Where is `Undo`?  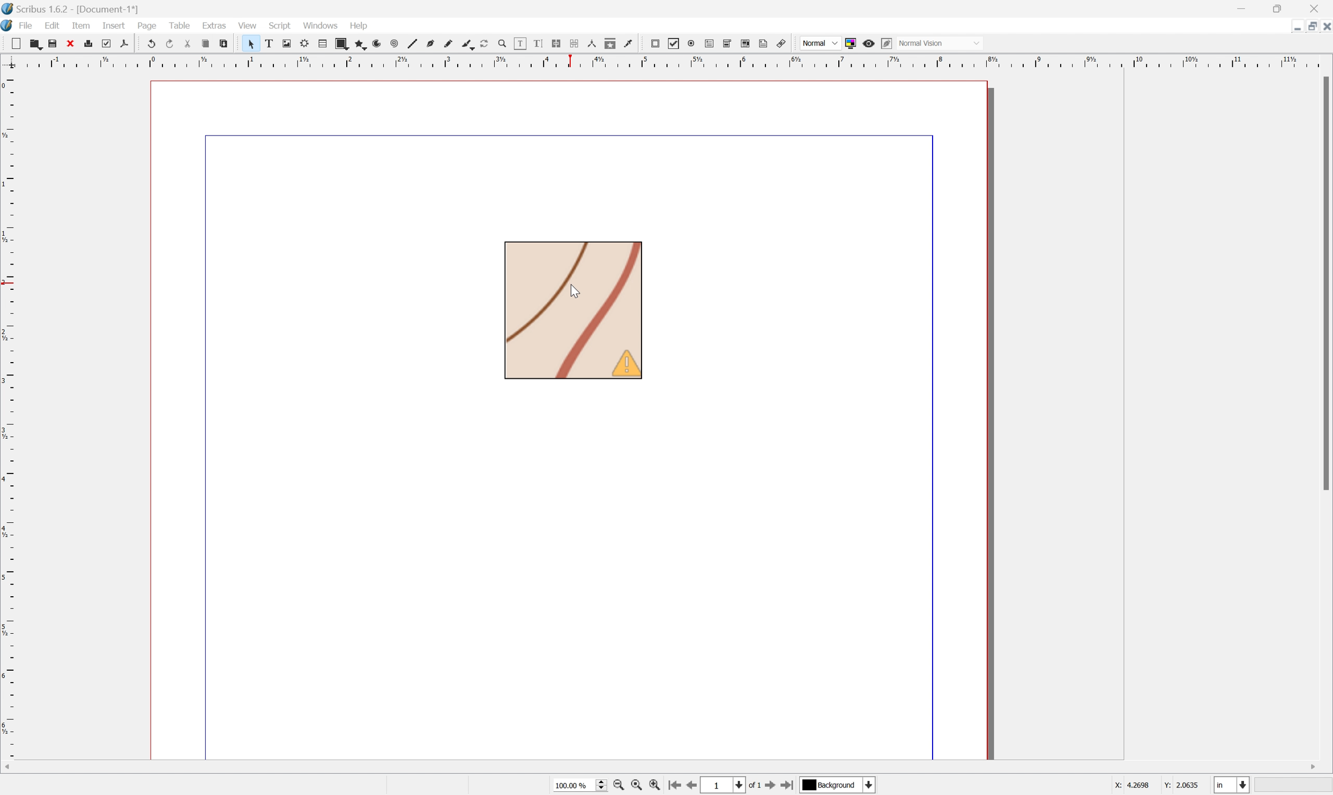
Undo is located at coordinates (152, 42).